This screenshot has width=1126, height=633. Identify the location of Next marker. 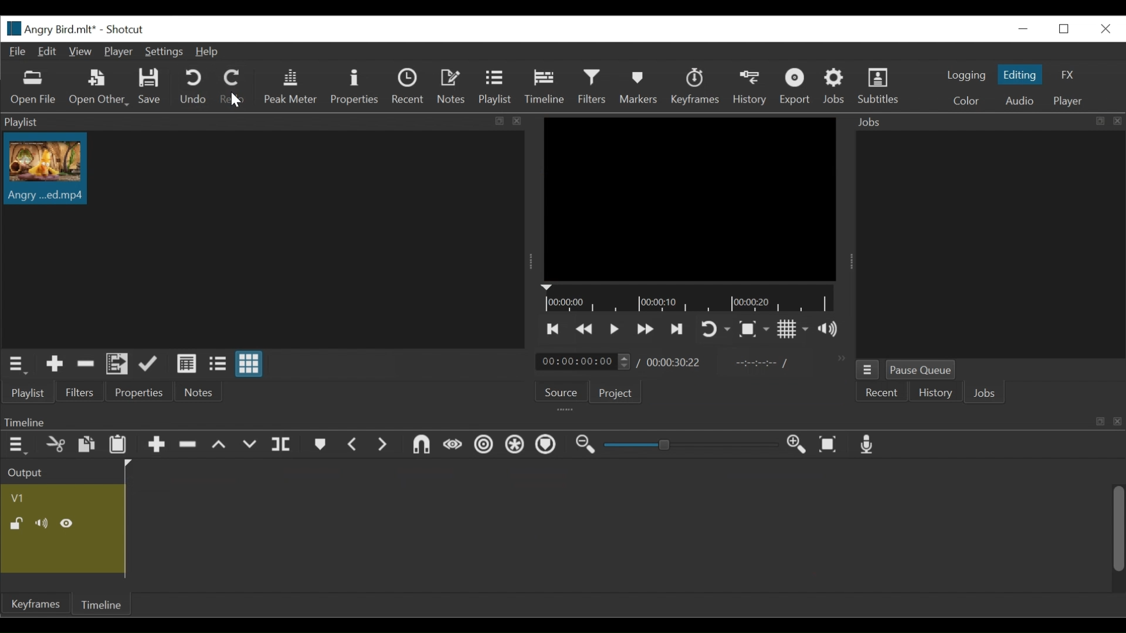
(383, 445).